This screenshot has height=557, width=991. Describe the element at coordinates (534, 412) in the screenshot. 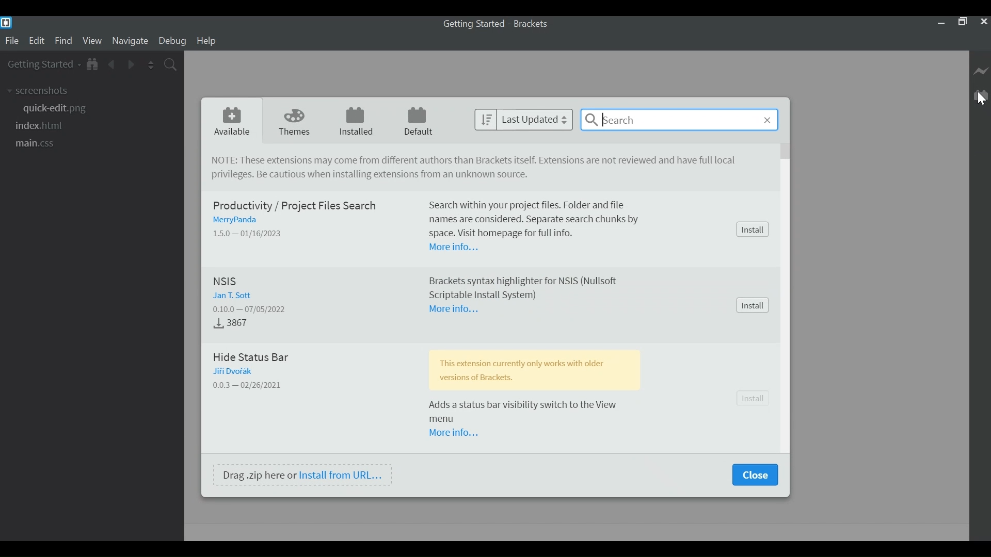

I see `Adds a status bar visibility switch to View menu` at that location.